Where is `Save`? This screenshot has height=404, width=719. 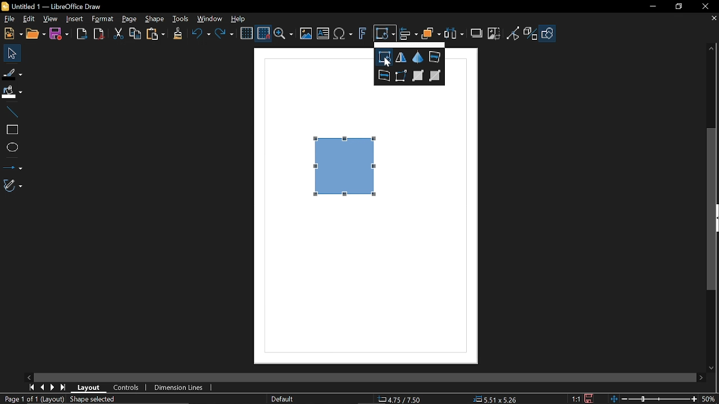
Save is located at coordinates (588, 398).